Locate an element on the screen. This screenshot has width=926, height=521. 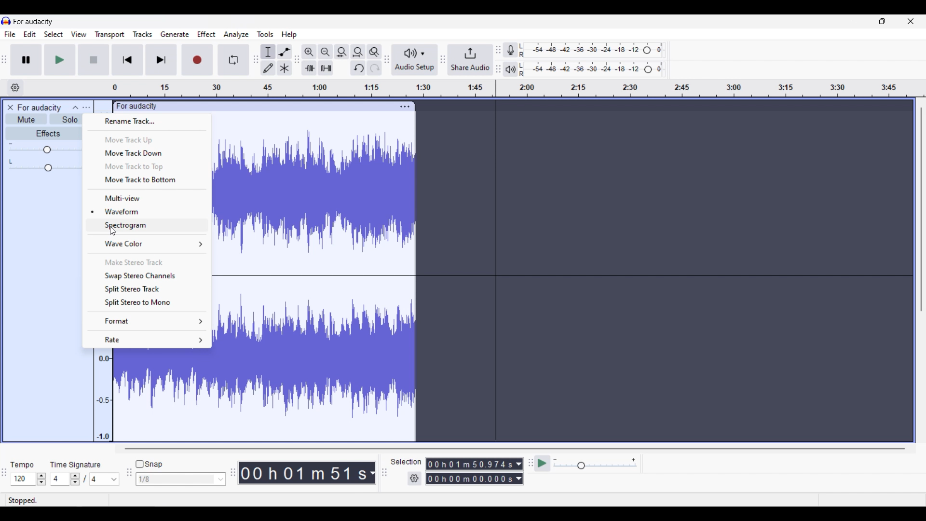
Duration measurement options is located at coordinates (372, 473).